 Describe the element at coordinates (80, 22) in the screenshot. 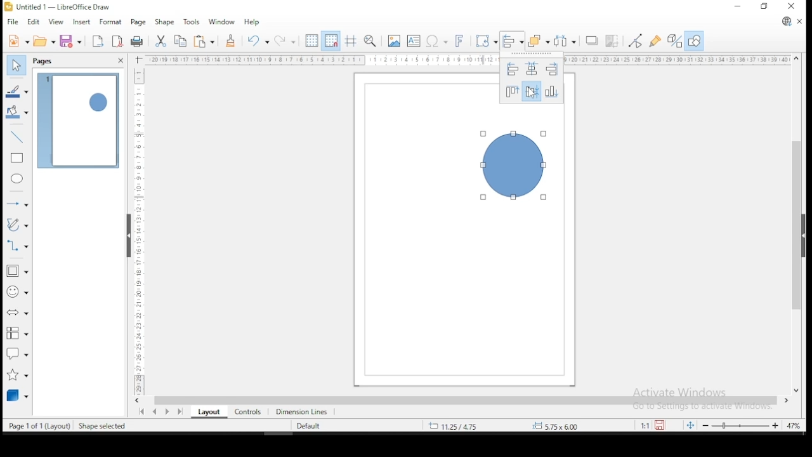

I see `insert` at that location.